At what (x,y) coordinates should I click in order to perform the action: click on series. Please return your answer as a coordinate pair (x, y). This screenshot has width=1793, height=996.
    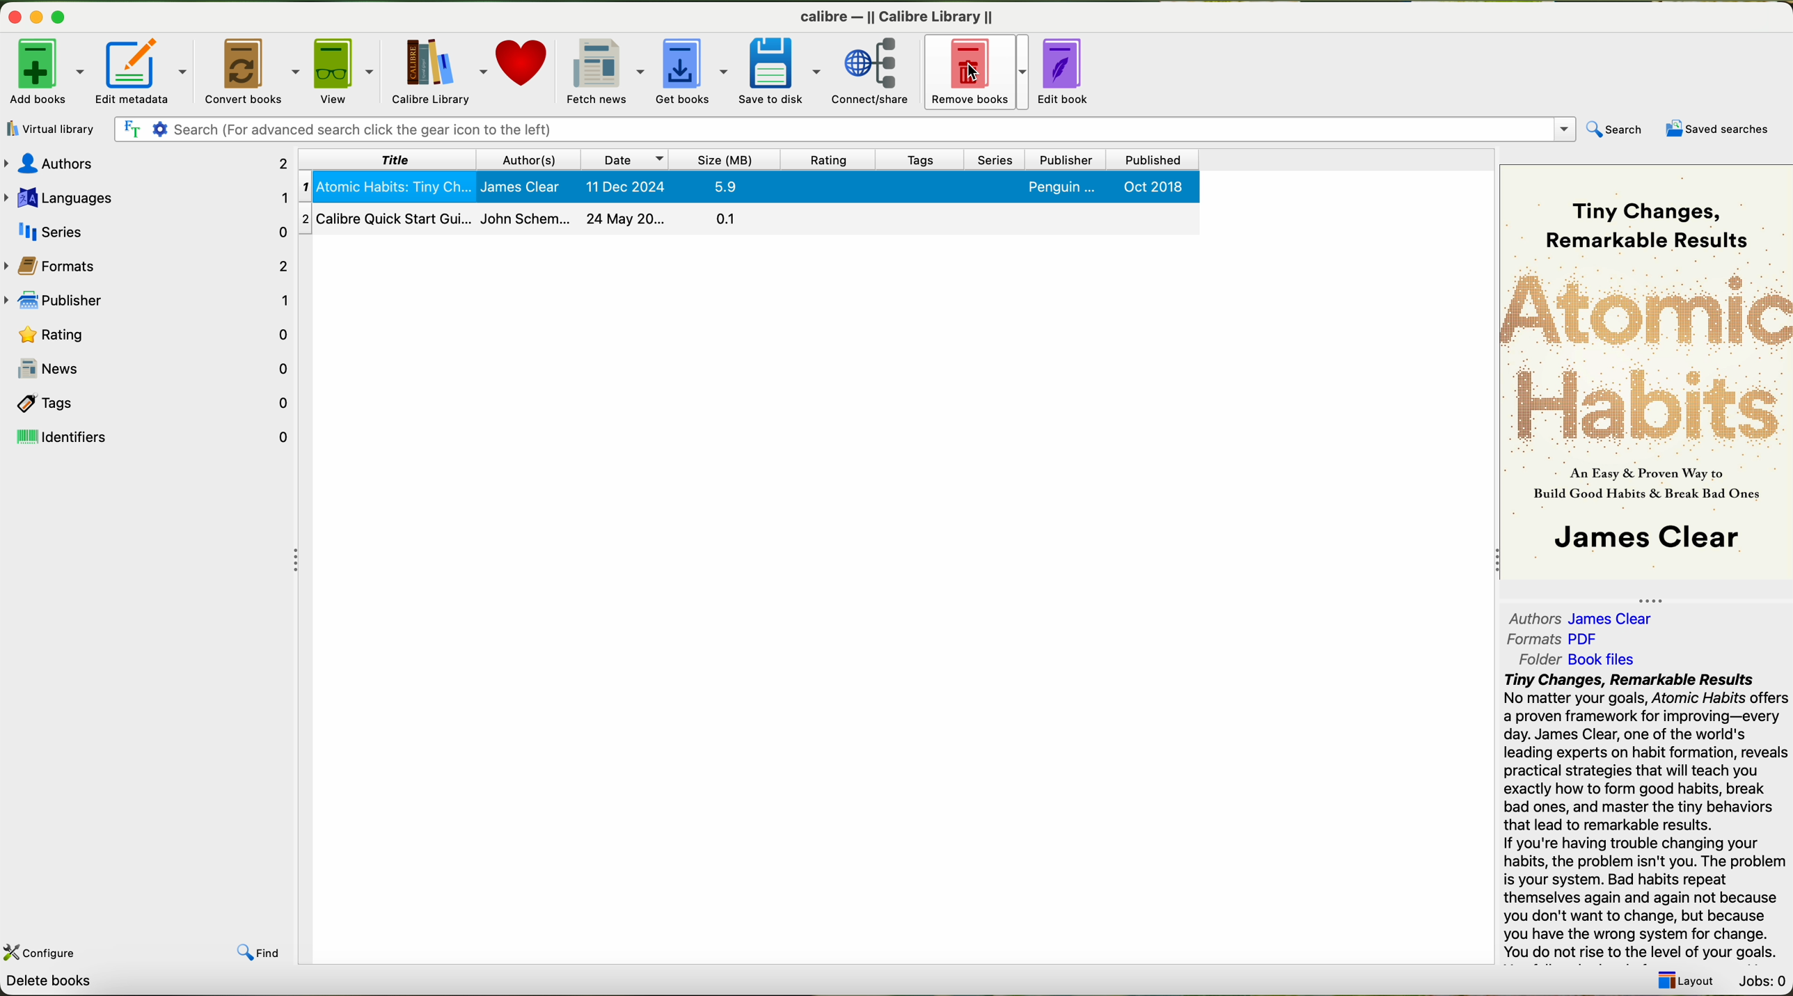
    Looking at the image, I should click on (995, 159).